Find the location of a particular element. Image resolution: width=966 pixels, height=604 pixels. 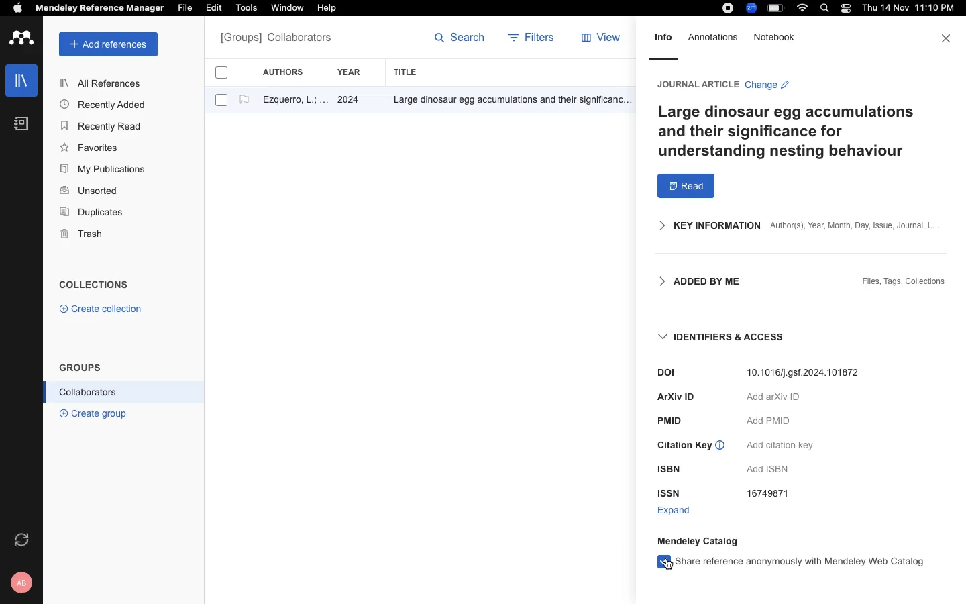

checkboxes is located at coordinates (216, 89).